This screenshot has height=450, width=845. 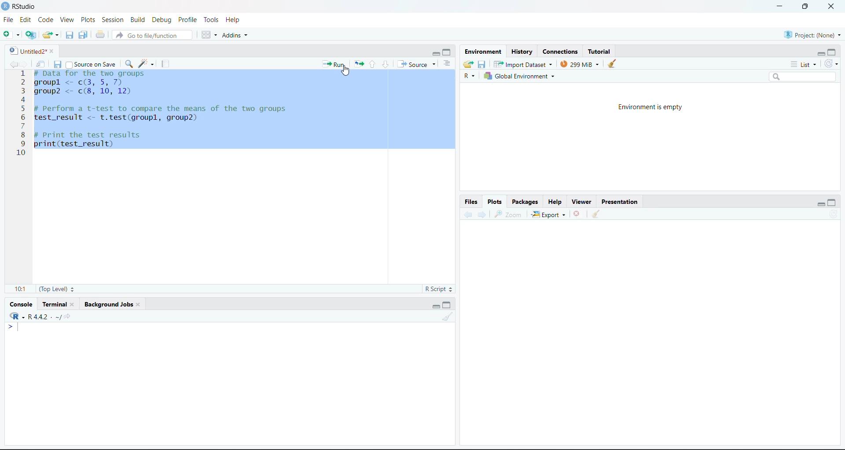 What do you see at coordinates (138, 20) in the screenshot?
I see `Build` at bounding box center [138, 20].